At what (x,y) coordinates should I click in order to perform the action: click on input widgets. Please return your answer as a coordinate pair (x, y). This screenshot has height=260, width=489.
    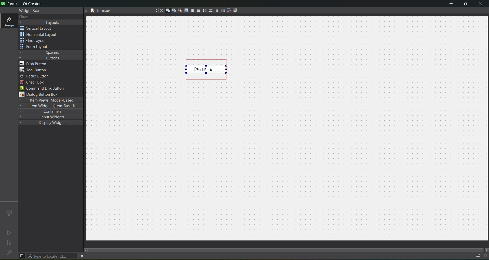
    Looking at the image, I should click on (48, 117).